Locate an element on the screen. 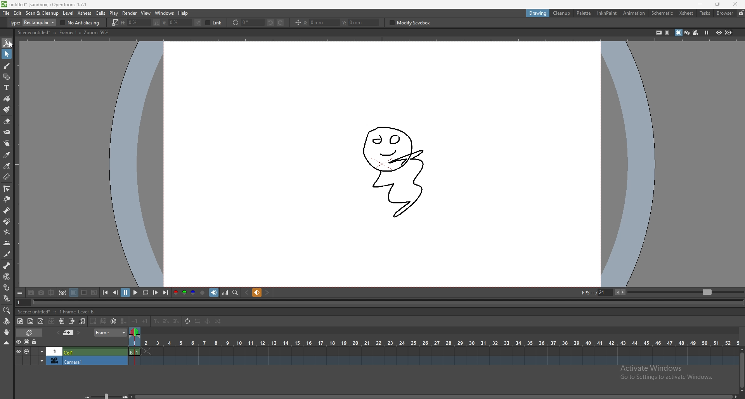  column 1 is located at coordinates (71, 351).